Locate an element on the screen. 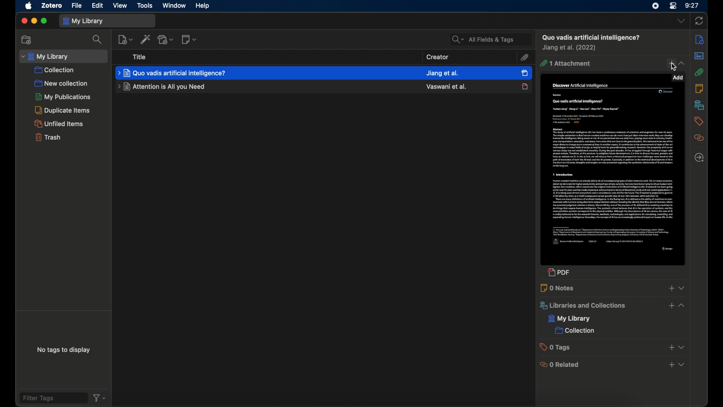 This screenshot has width=723, height=407. add is located at coordinates (671, 306).